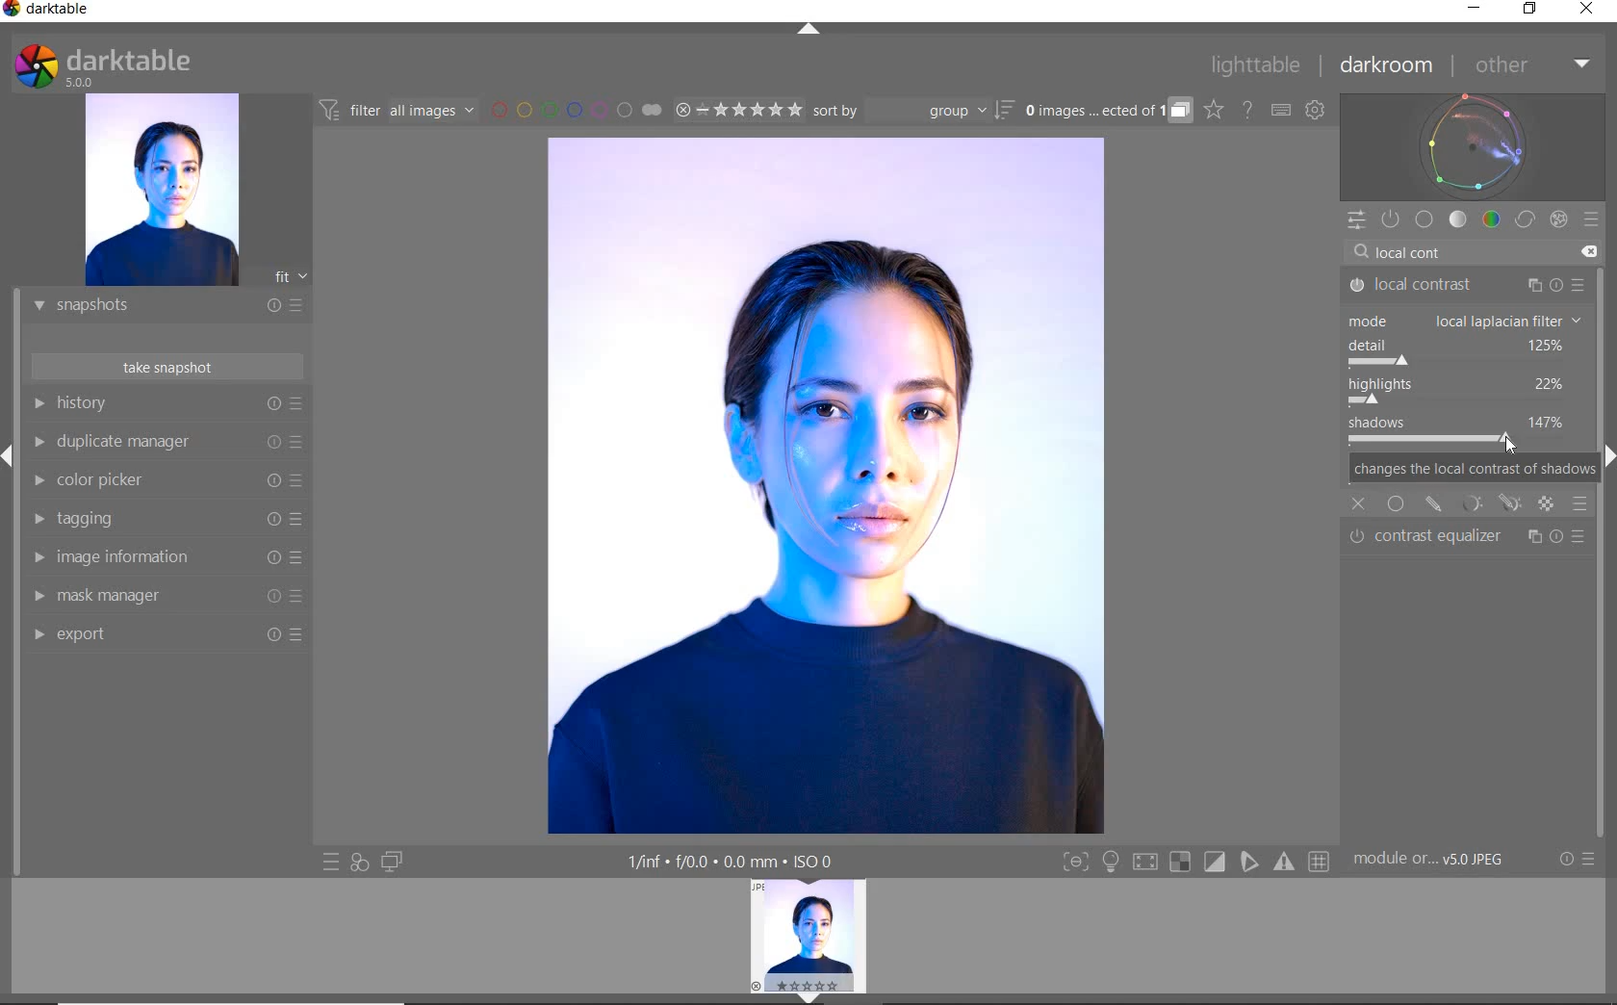 This screenshot has width=1617, height=1005. I want to click on EXPAND/COLLAPSE, so click(815, 996).